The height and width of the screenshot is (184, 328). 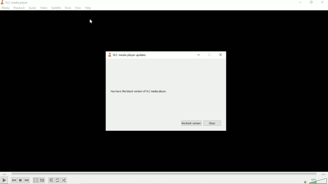 I want to click on Play duration, so click(x=163, y=174).